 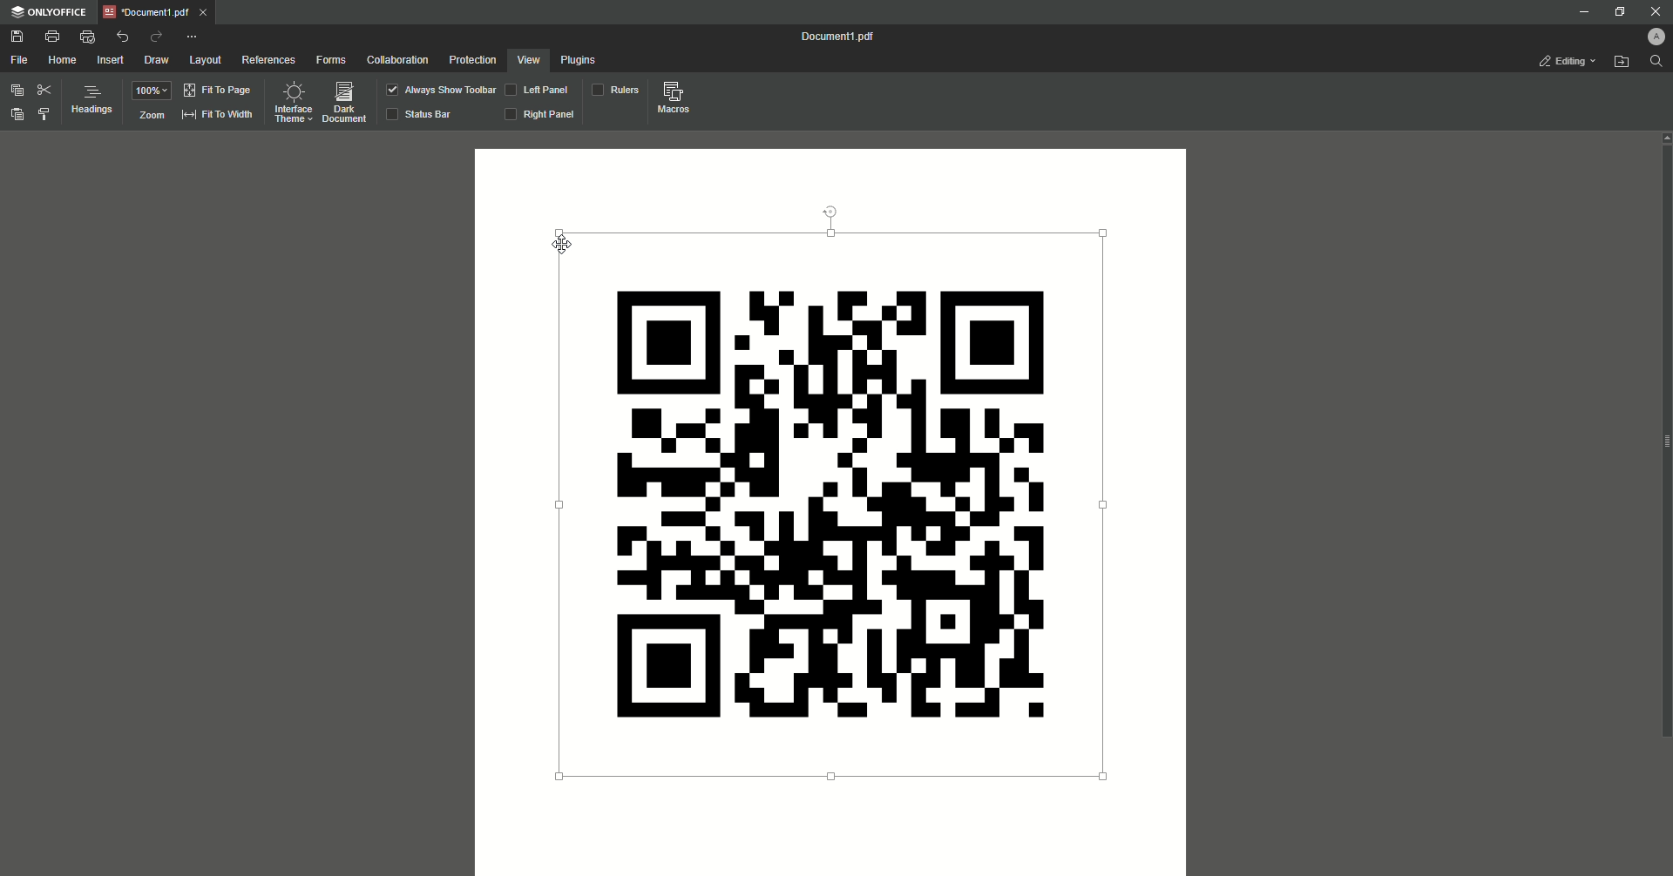 I want to click on QR Code, so click(x=836, y=494).